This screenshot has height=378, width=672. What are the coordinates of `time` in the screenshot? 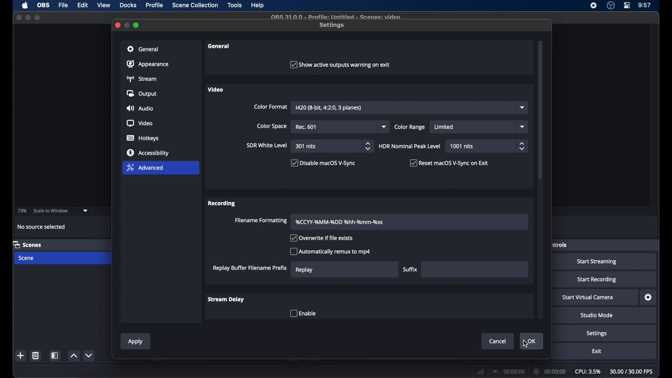 It's located at (645, 5).